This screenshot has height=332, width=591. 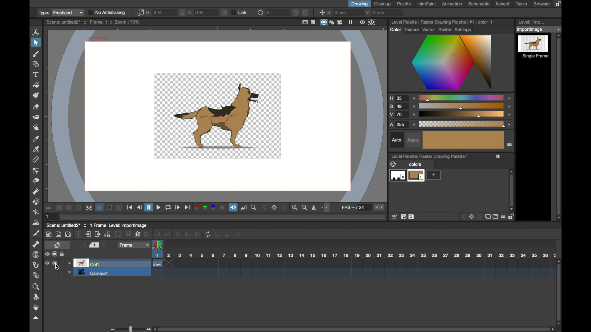 What do you see at coordinates (59, 207) in the screenshot?
I see `save` at bounding box center [59, 207].